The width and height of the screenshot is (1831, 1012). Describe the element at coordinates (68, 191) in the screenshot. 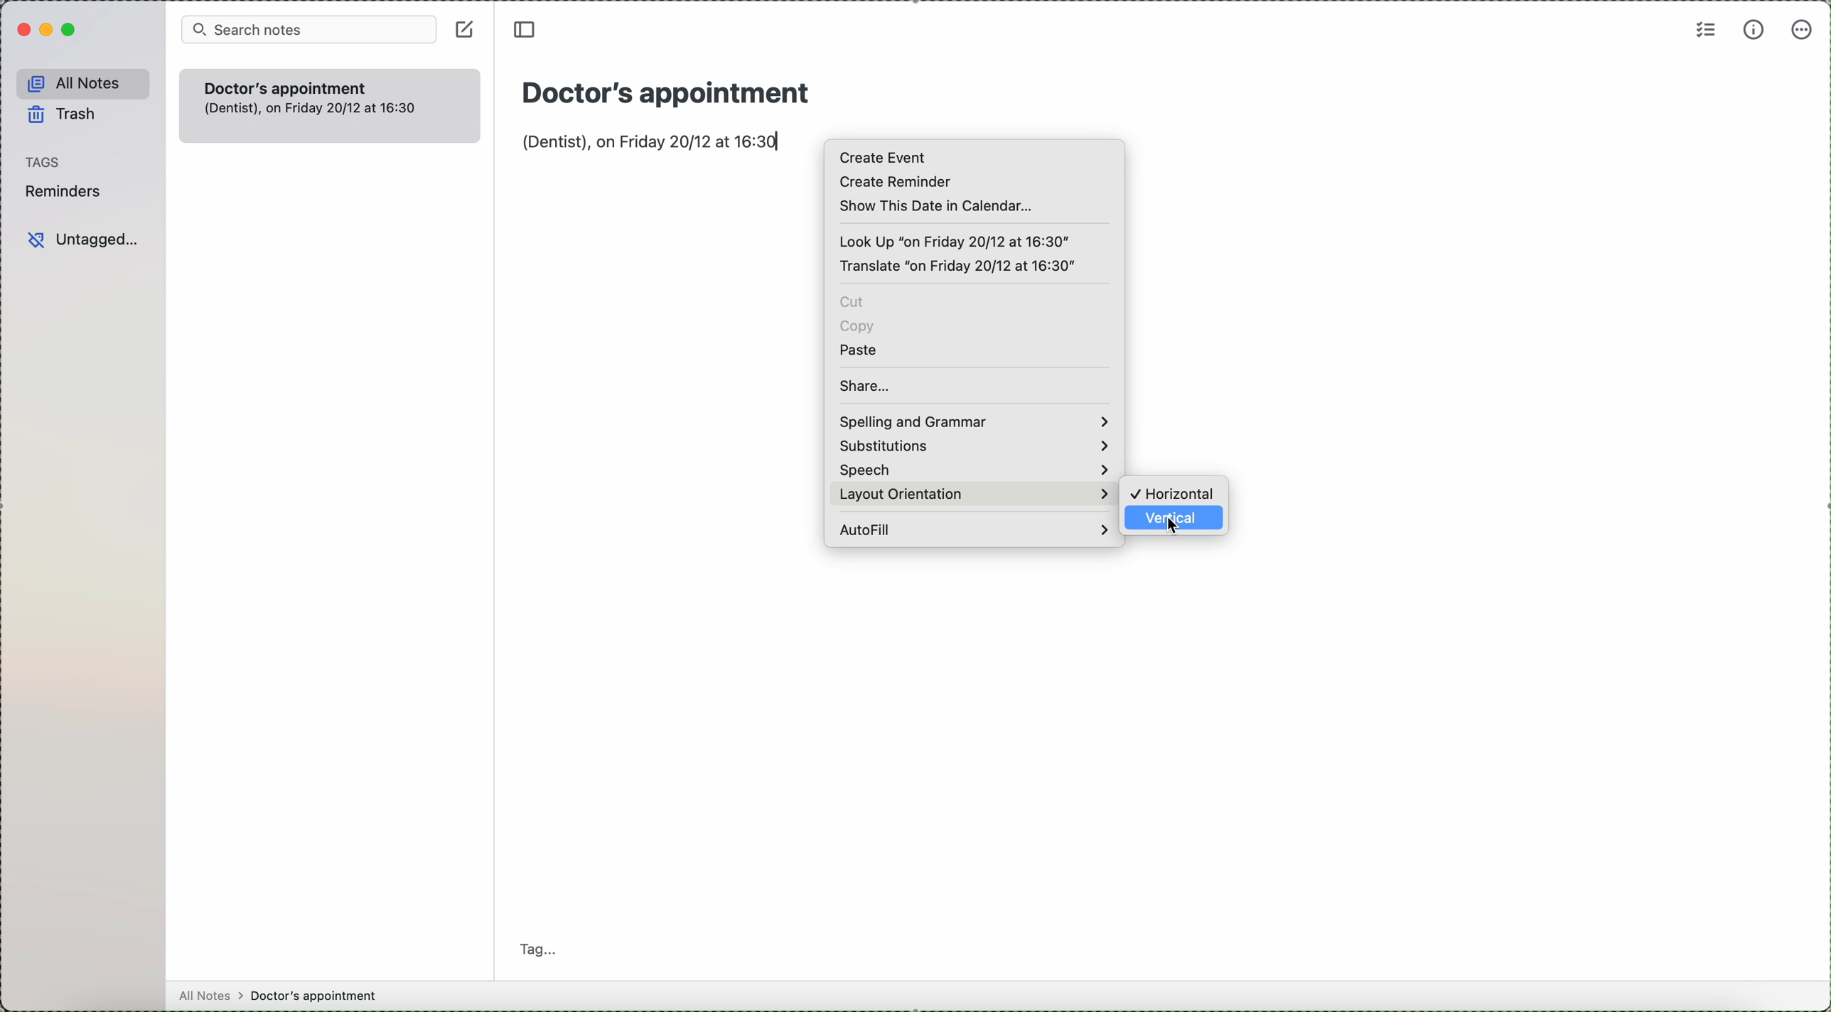

I see `reminders` at that location.